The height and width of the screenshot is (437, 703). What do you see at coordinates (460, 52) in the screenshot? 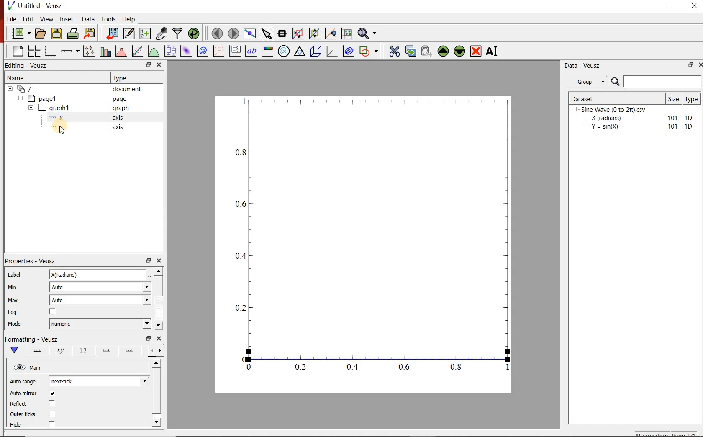
I see `move down` at bounding box center [460, 52].